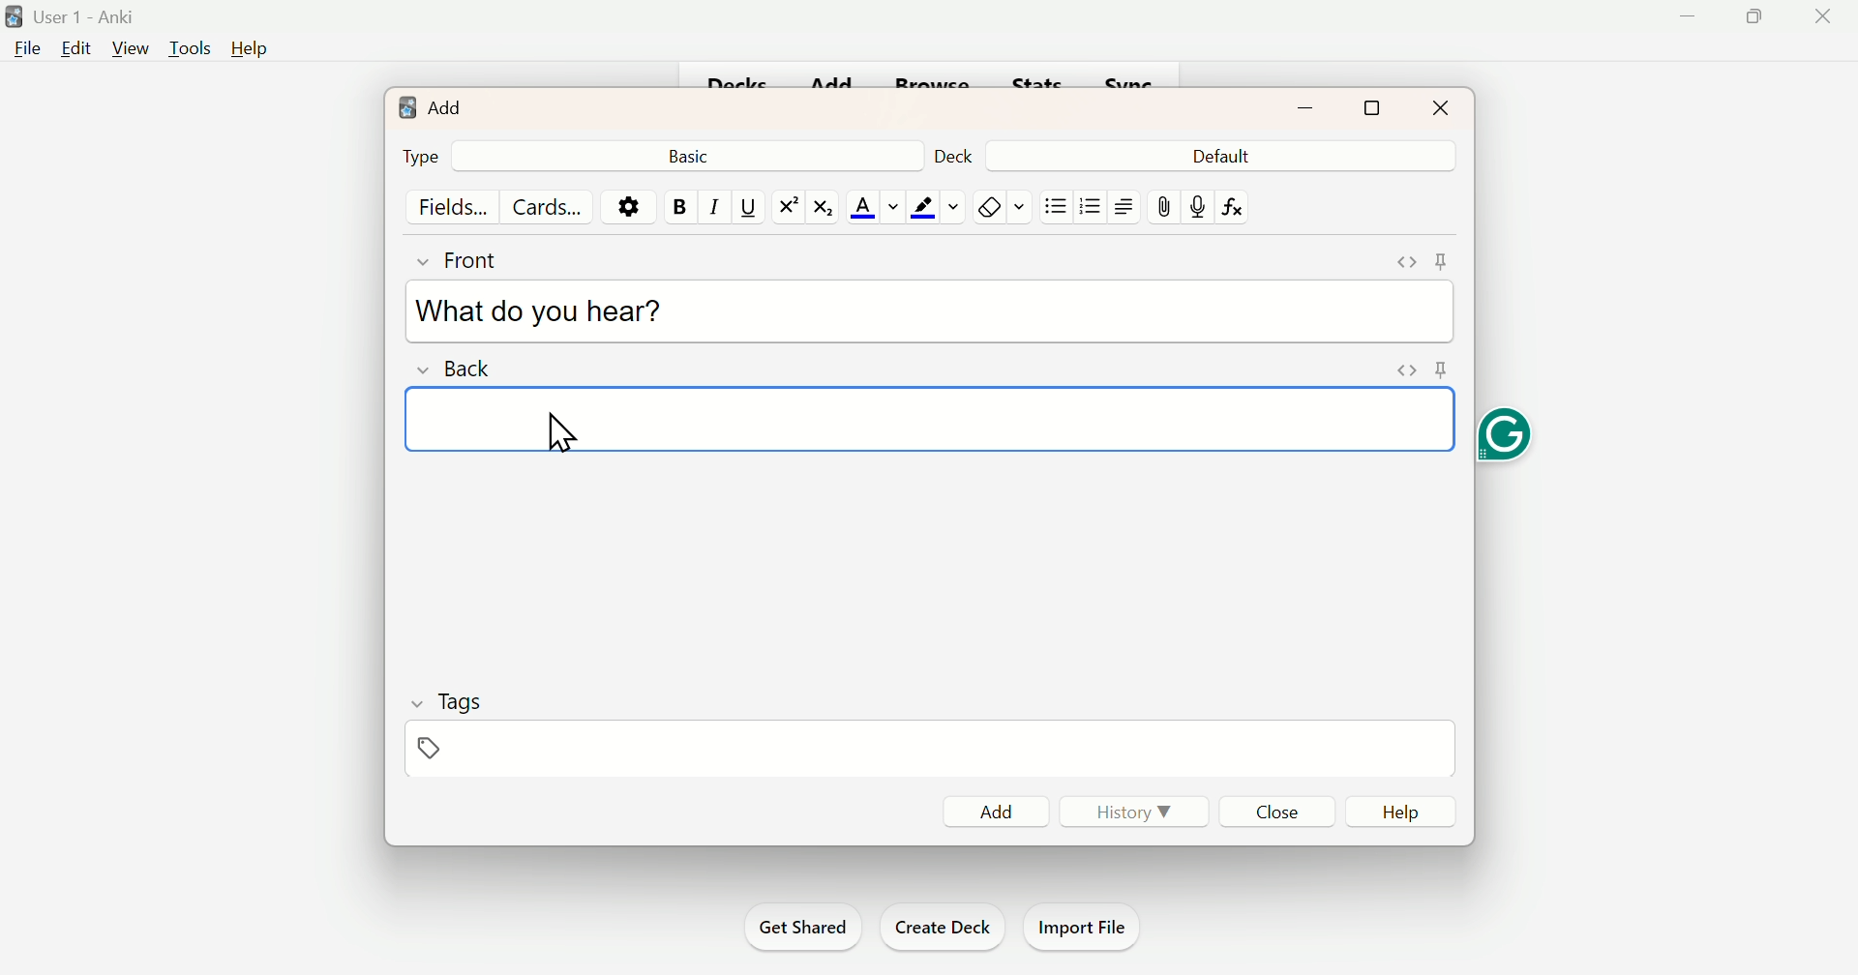 The width and height of the screenshot is (1858, 975). What do you see at coordinates (421, 155) in the screenshot?
I see `Type` at bounding box center [421, 155].